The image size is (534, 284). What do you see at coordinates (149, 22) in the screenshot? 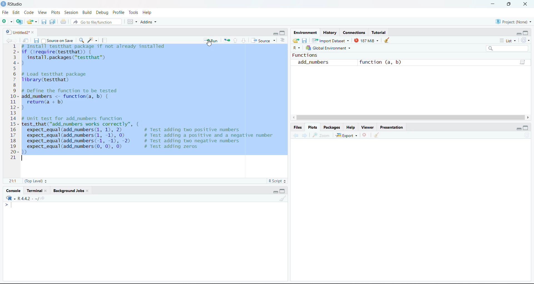
I see `Addins` at bounding box center [149, 22].